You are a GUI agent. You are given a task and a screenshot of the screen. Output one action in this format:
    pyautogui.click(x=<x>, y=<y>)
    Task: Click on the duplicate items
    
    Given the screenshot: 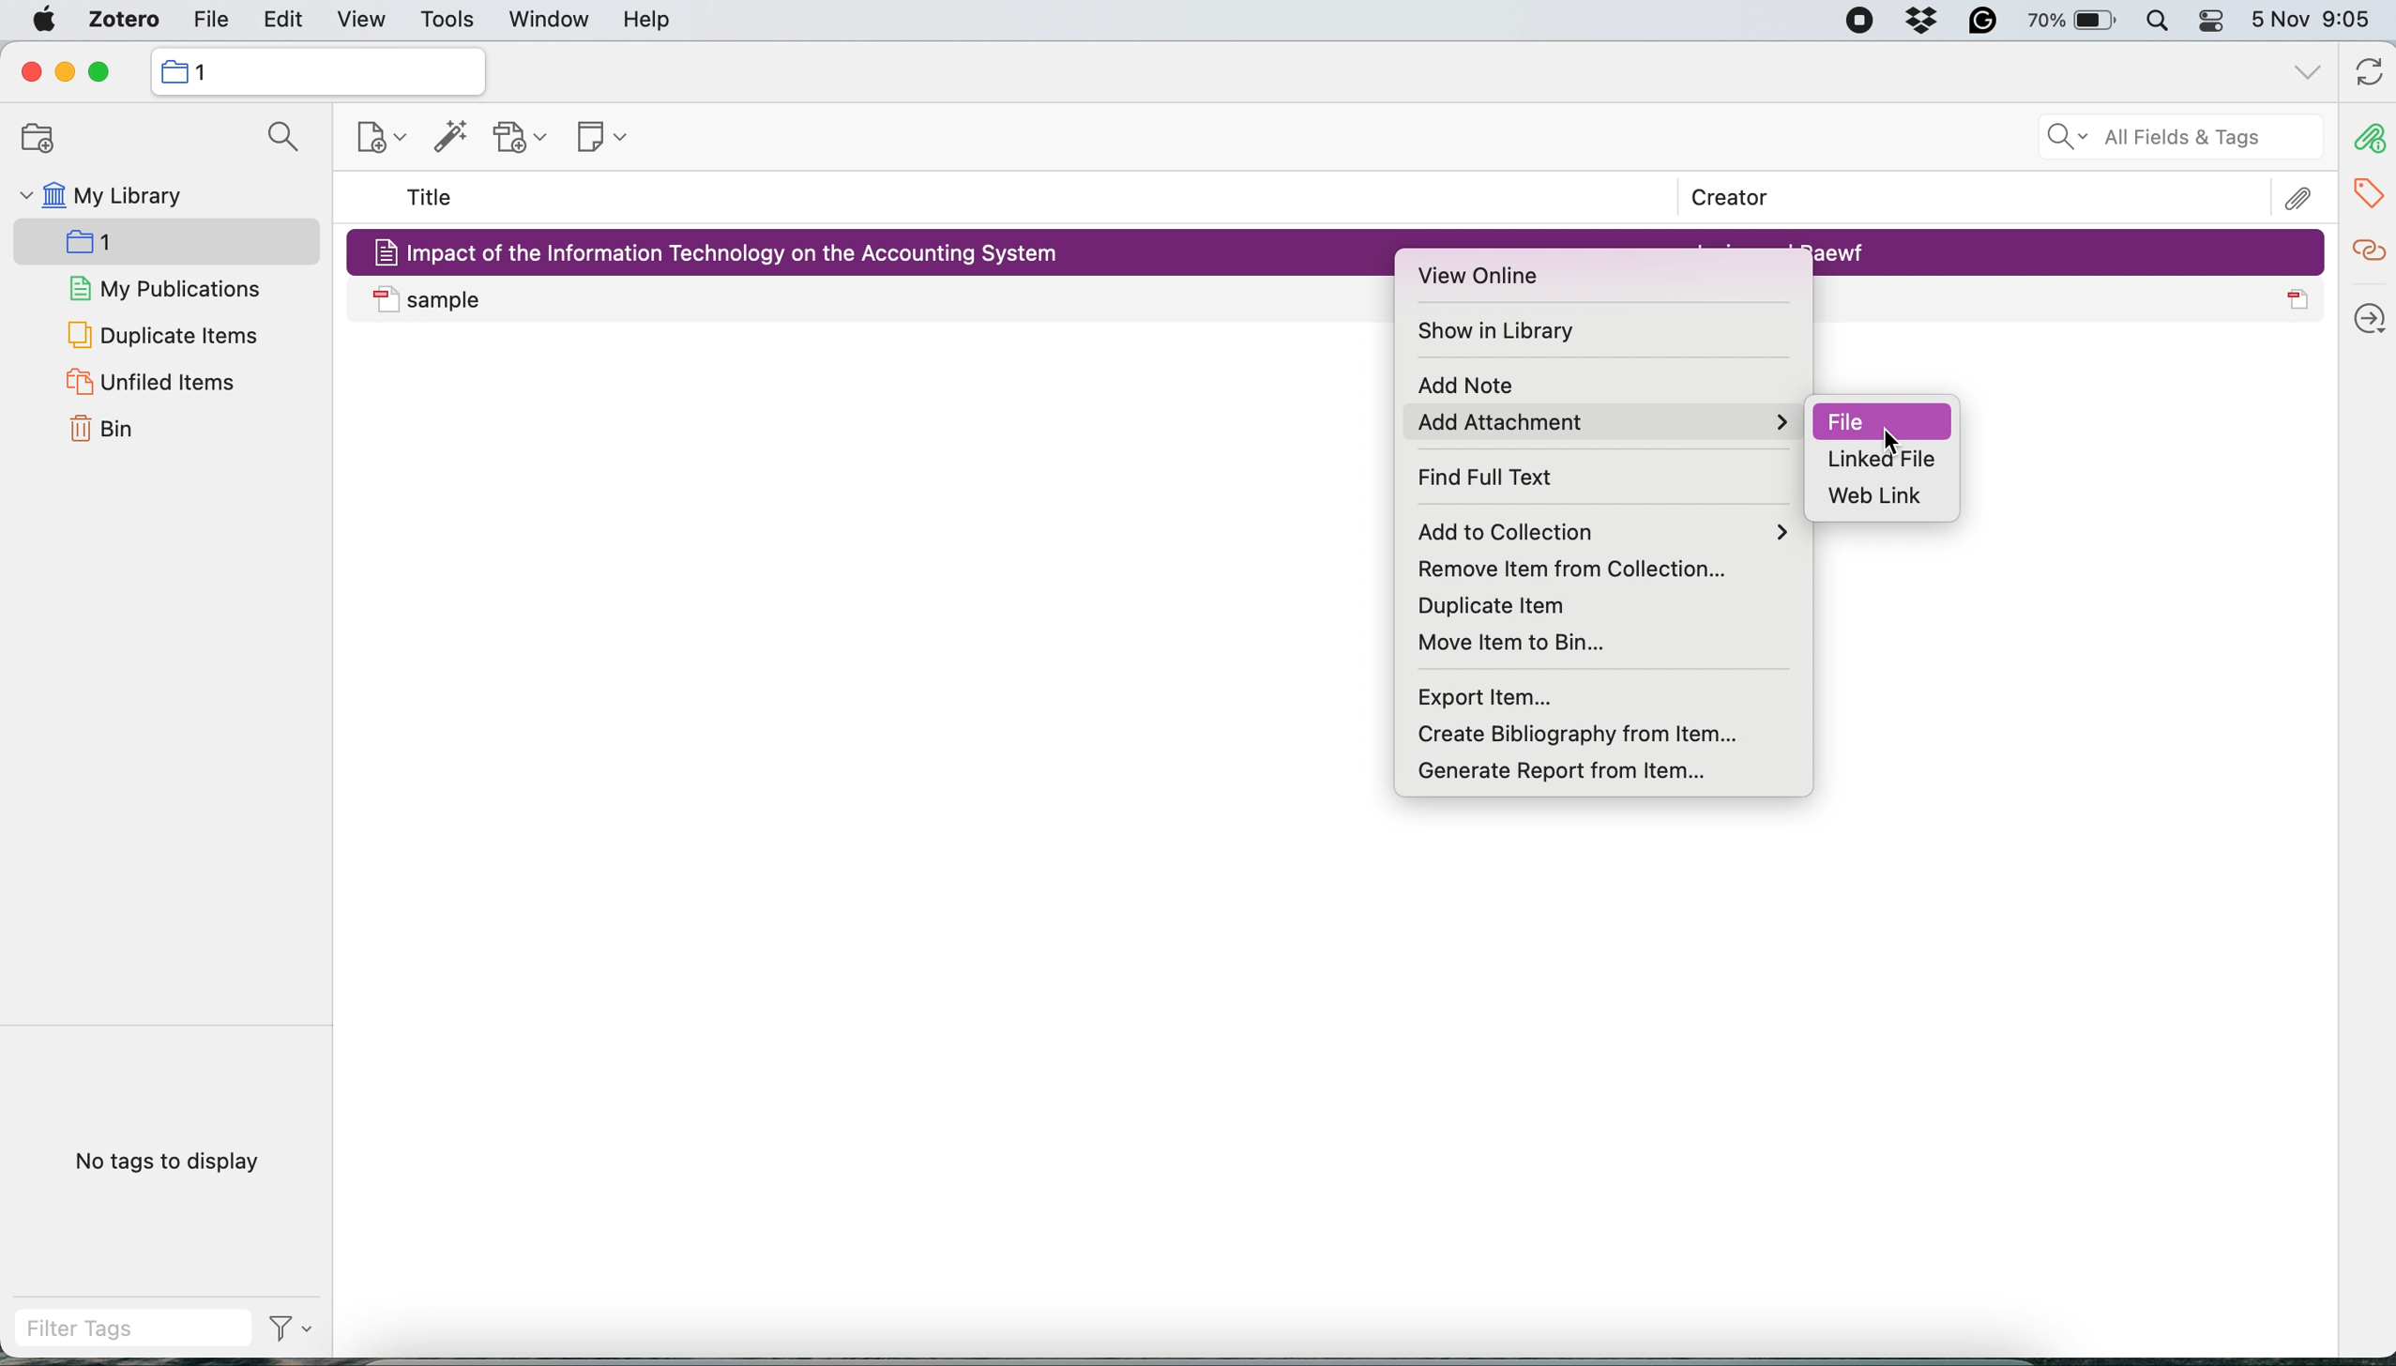 What is the action you would take?
    pyautogui.click(x=162, y=334)
    